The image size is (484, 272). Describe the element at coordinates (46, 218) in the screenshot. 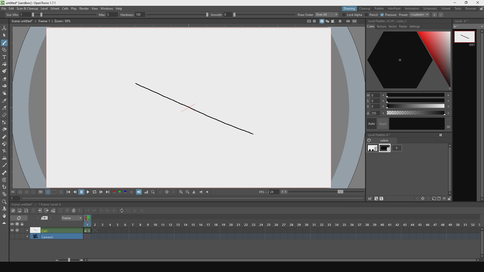

I see `previous and next file` at that location.